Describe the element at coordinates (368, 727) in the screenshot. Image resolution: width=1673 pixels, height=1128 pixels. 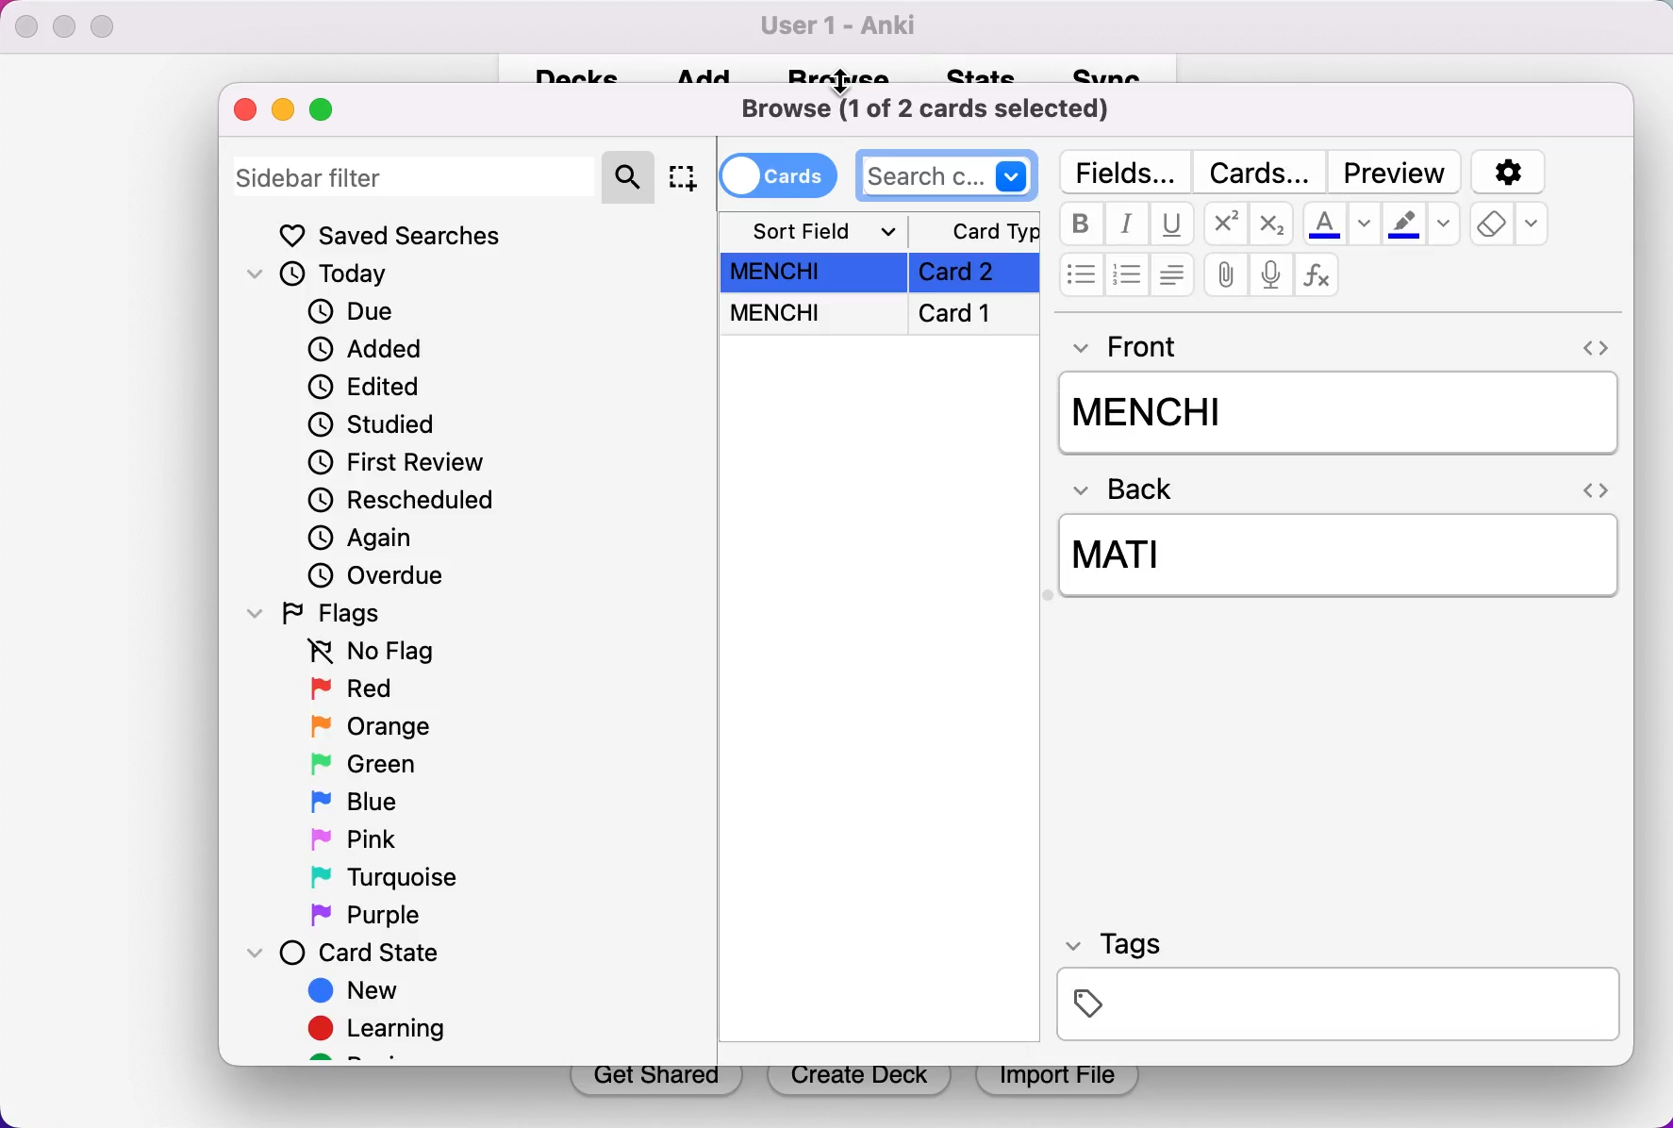
I see `orange` at that location.